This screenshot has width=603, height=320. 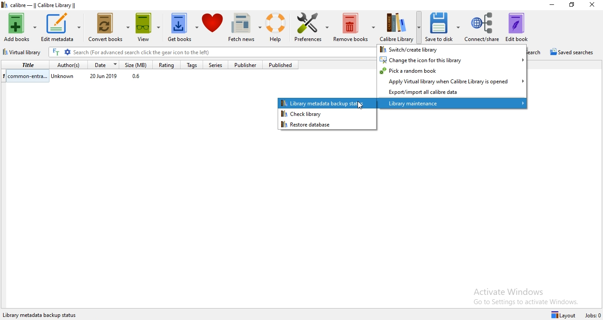 What do you see at coordinates (283, 65) in the screenshot?
I see `Published` at bounding box center [283, 65].